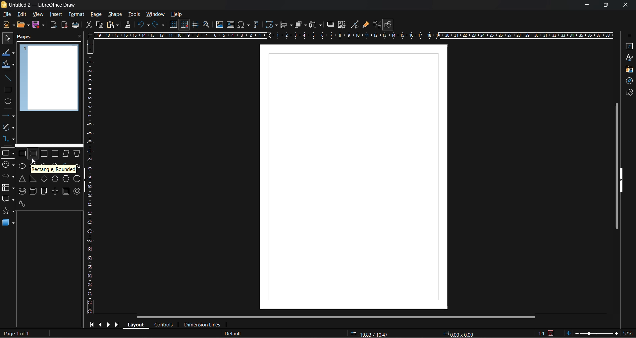 This screenshot has width=636, height=338. What do you see at coordinates (23, 15) in the screenshot?
I see `edit` at bounding box center [23, 15].